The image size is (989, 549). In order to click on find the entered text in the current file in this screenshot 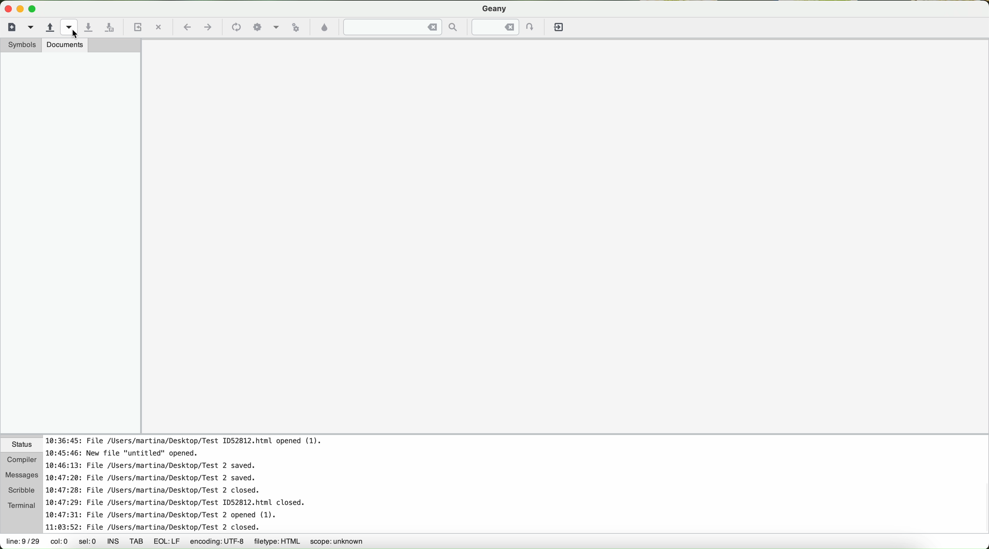, I will do `click(404, 27)`.